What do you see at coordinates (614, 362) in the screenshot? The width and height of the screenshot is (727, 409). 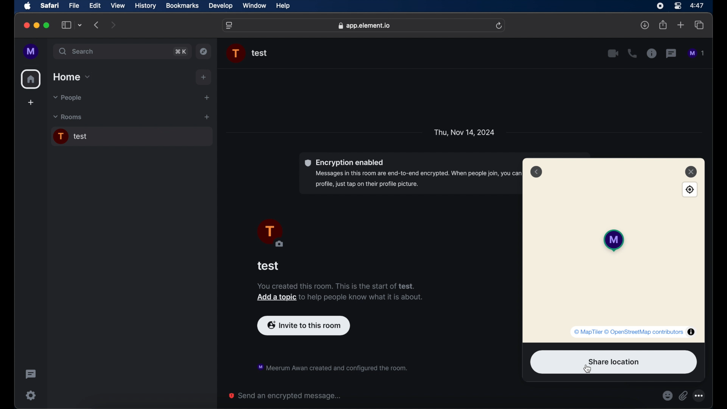 I see `share location` at bounding box center [614, 362].